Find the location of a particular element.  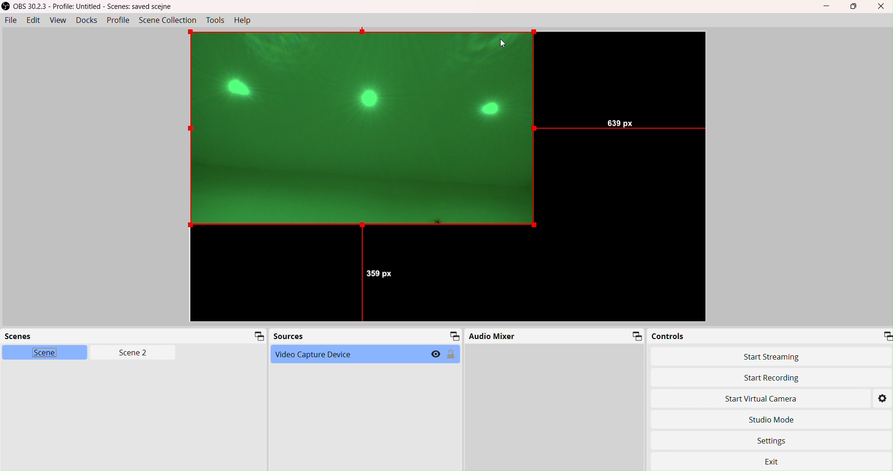

 is located at coordinates (106, 7).